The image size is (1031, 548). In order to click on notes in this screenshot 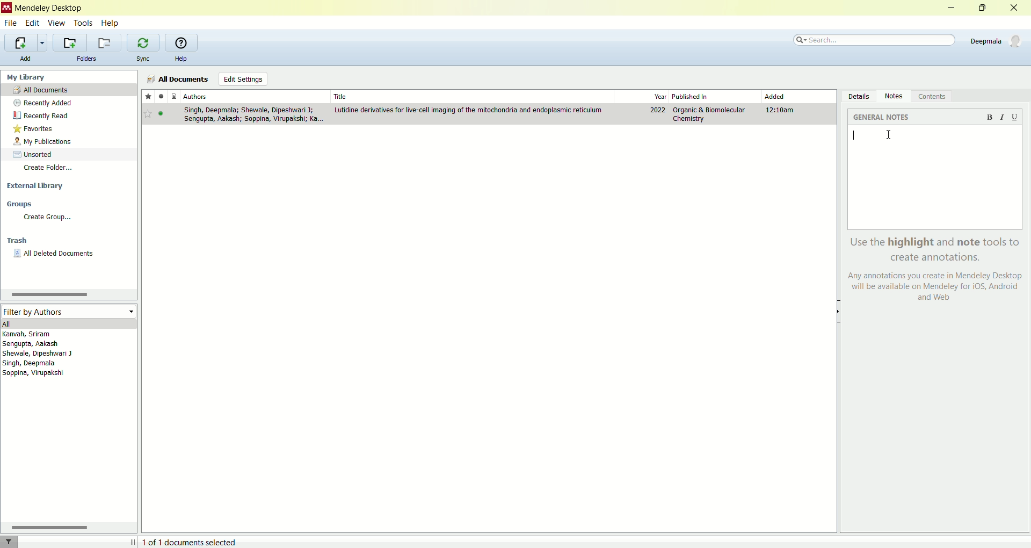, I will do `click(894, 97)`.